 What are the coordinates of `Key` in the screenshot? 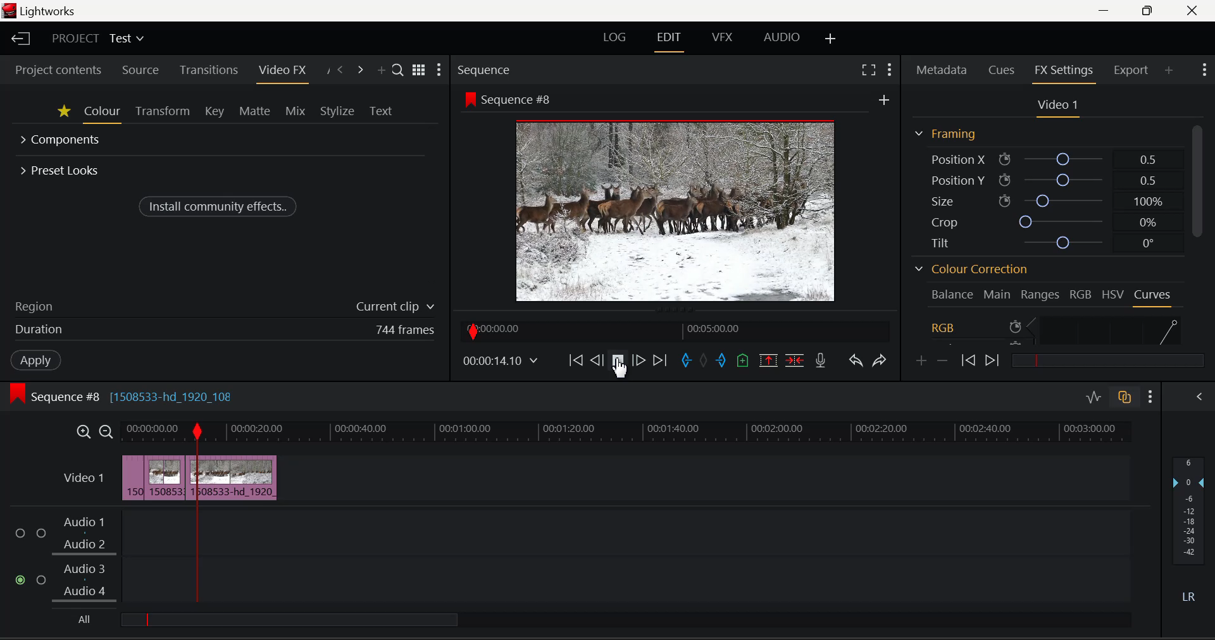 It's located at (213, 113).